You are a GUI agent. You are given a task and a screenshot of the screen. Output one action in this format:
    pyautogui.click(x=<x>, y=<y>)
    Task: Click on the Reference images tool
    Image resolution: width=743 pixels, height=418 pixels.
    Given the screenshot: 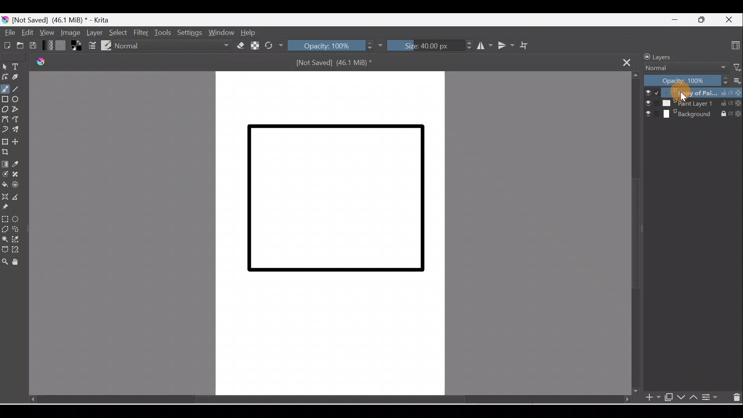 What is the action you would take?
    pyautogui.click(x=7, y=208)
    